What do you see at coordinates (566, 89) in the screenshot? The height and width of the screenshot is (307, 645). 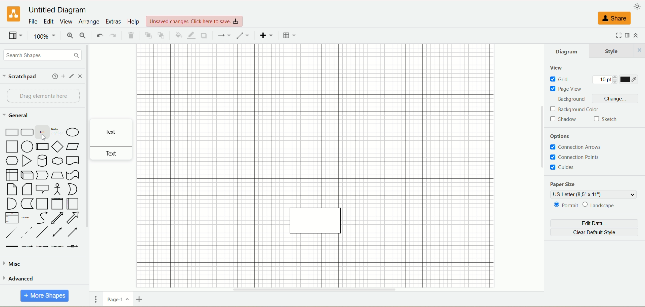 I see `page view` at bounding box center [566, 89].